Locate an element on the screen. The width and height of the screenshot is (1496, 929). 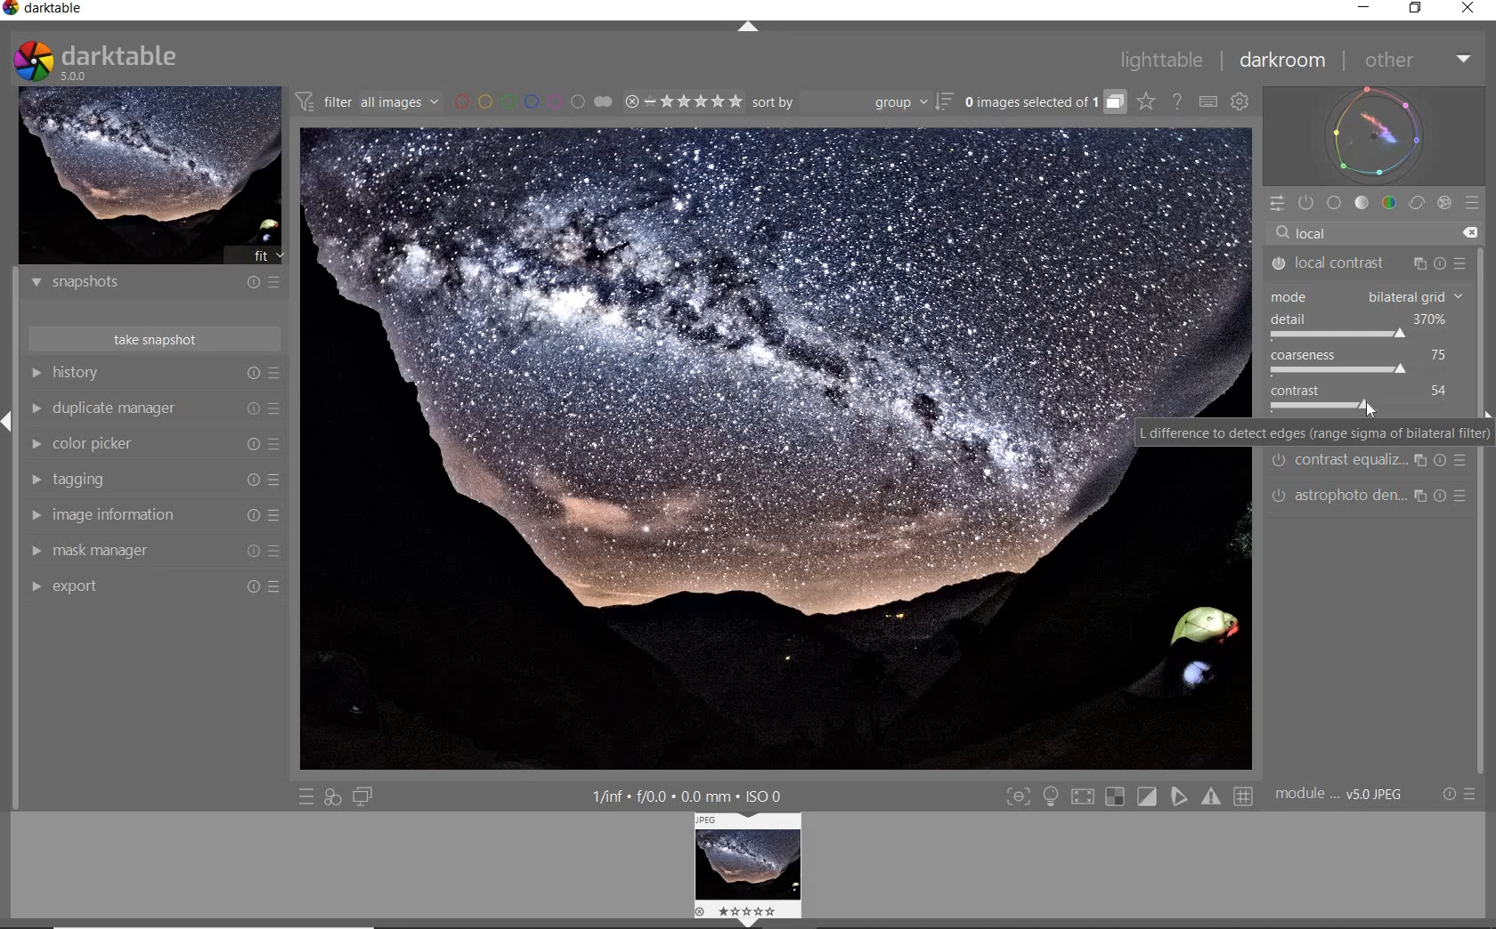
Image Preview is located at coordinates (716, 449).